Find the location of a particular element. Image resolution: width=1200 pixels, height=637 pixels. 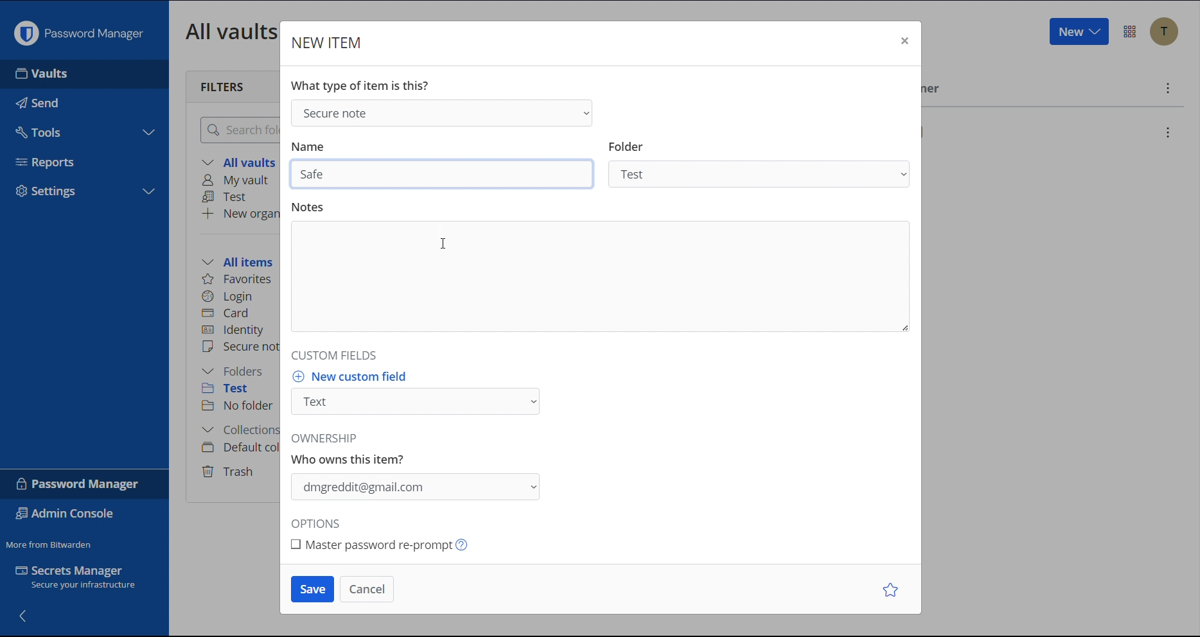

new custom field is located at coordinates (353, 376).